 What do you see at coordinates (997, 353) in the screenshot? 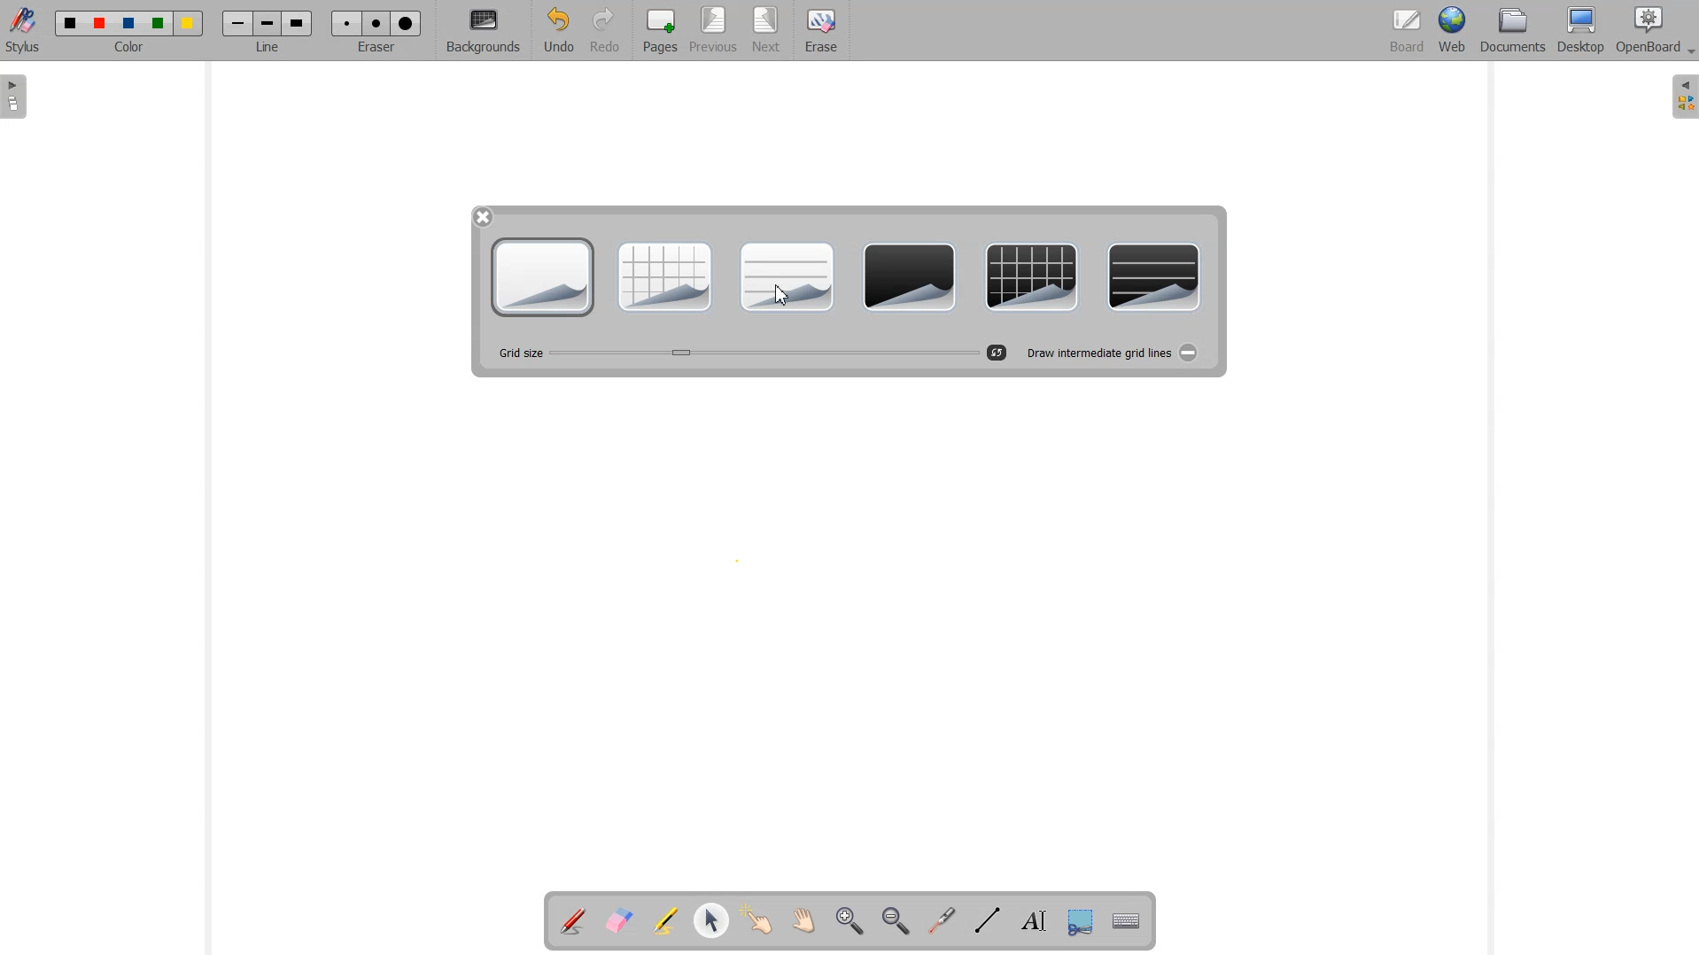
I see `Reset Grid size` at bounding box center [997, 353].